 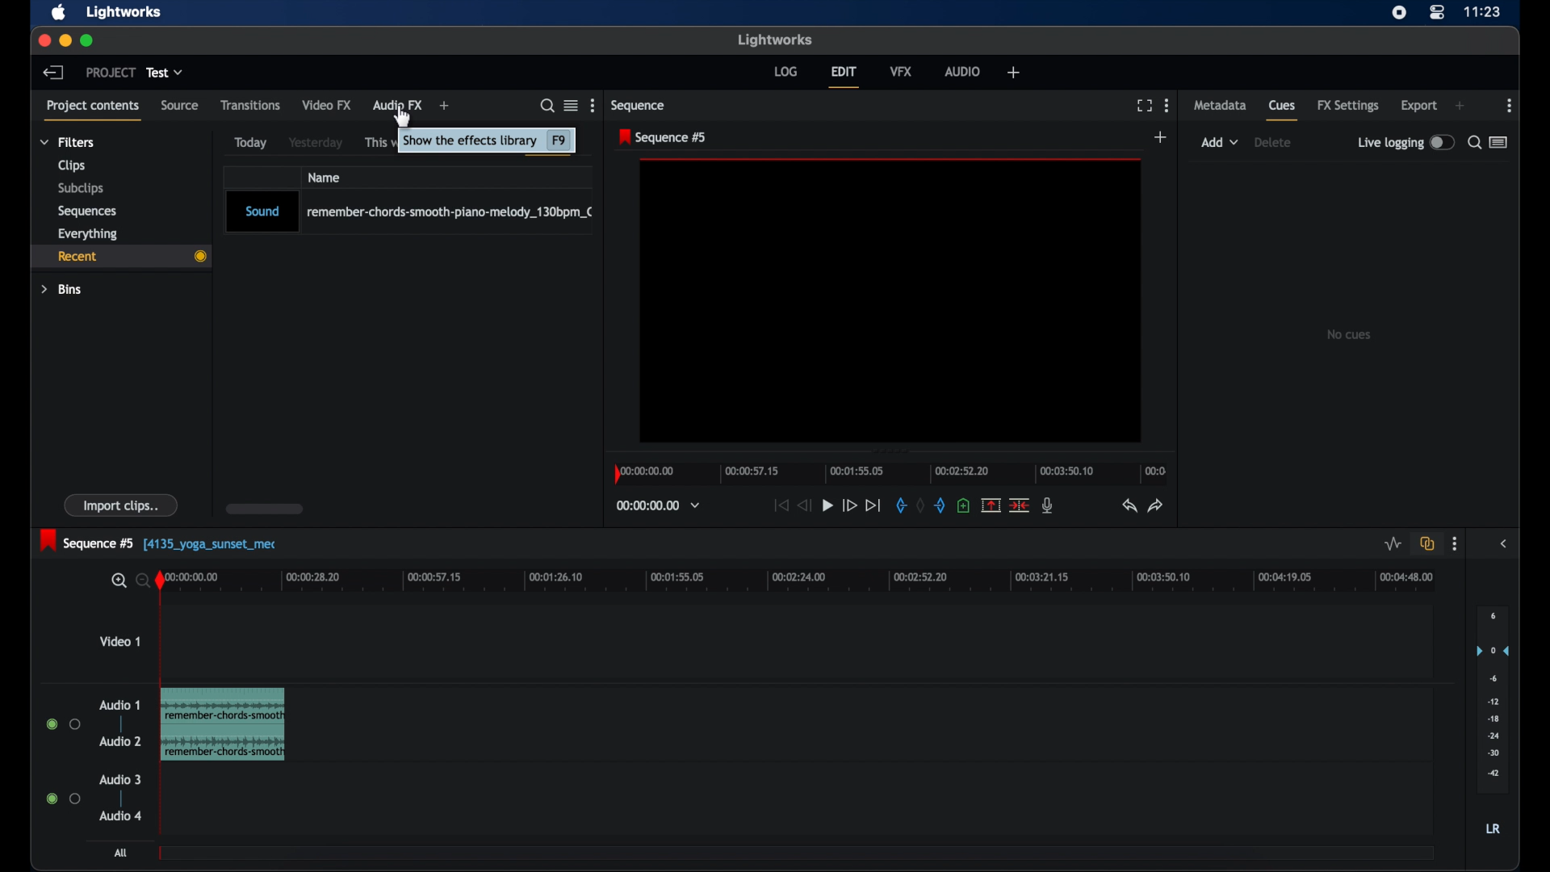 I want to click on timeline scale, so click(x=812, y=583).